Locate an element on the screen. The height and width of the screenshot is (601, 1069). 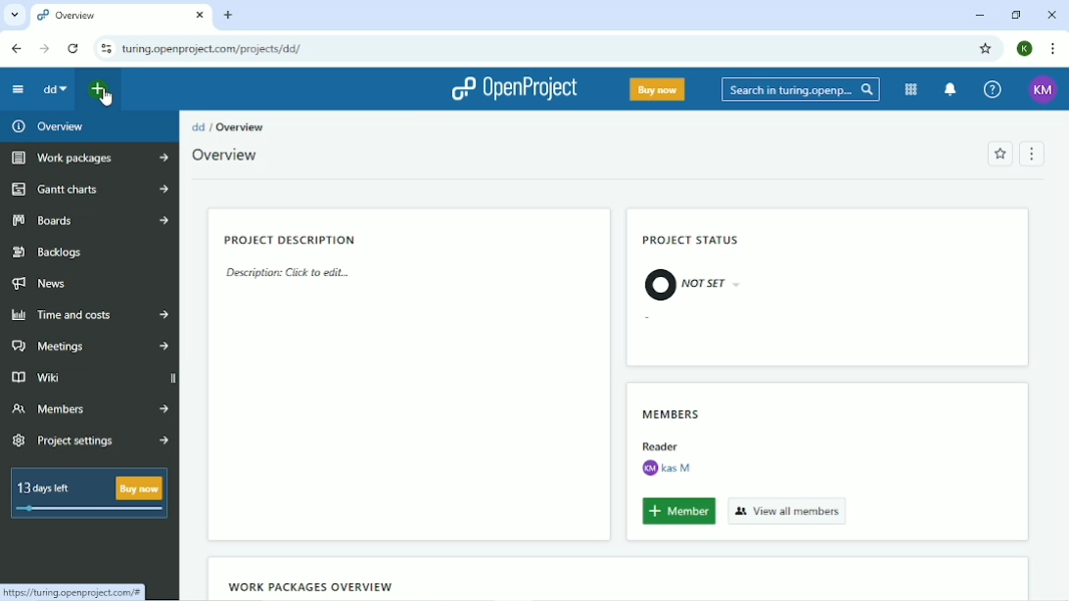
Restore down is located at coordinates (1017, 15).